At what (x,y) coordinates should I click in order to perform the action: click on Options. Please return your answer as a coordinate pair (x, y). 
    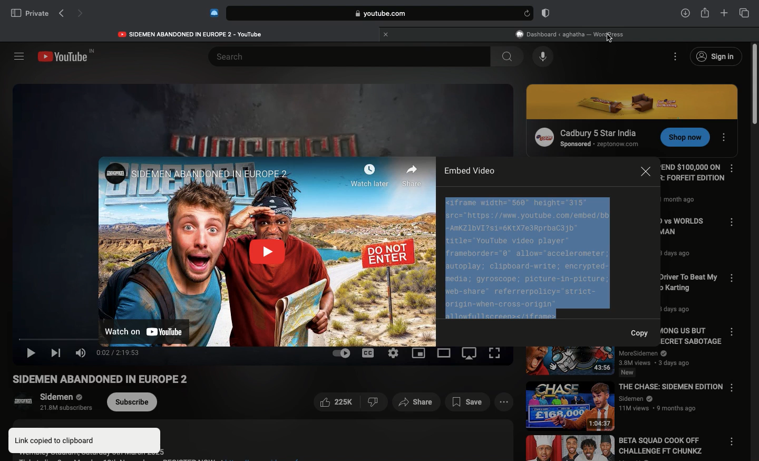
    Looking at the image, I should click on (676, 56).